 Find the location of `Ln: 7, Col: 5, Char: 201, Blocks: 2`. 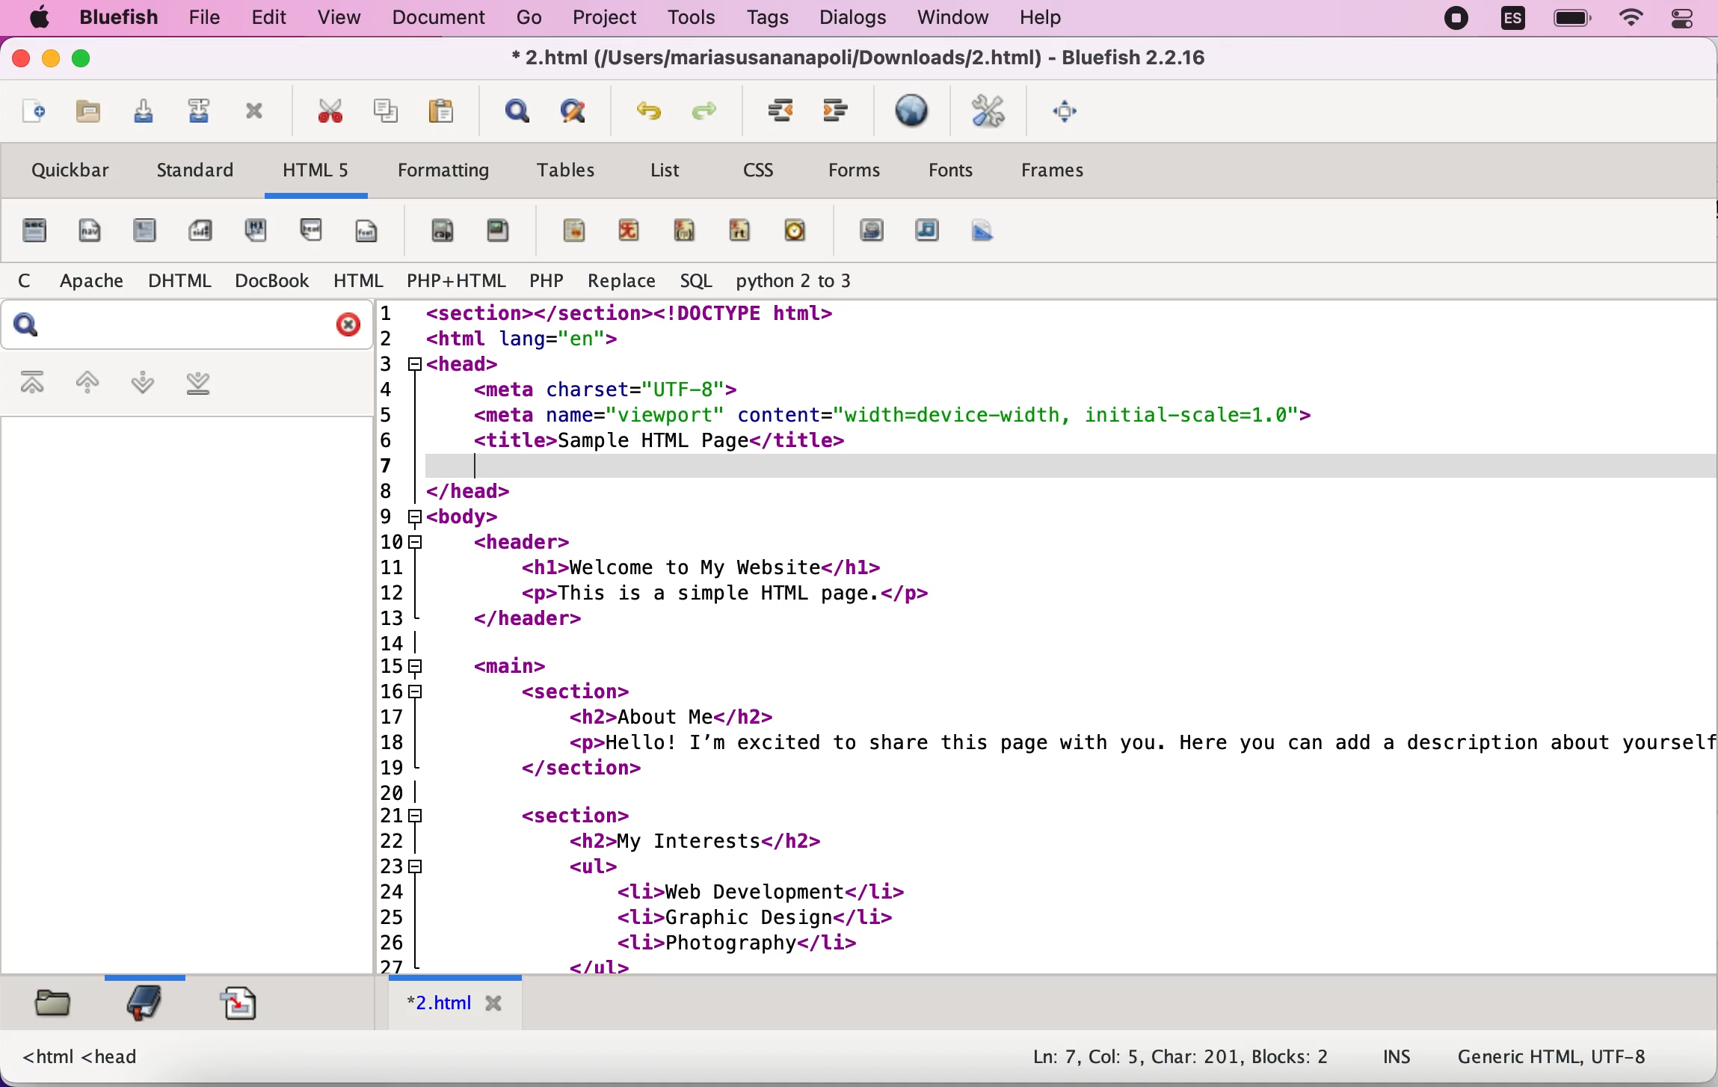

Ln: 7, Col: 5, Char: 201, Blocks: 2 is located at coordinates (1177, 1055).